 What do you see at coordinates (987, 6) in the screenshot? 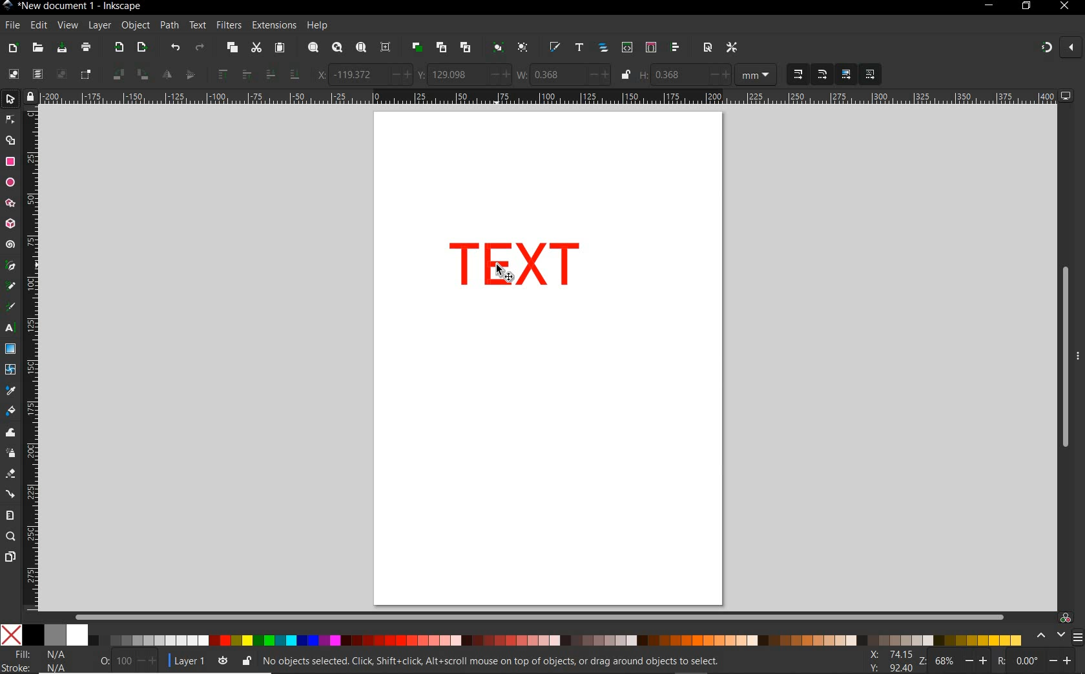
I see `MINIMIZE` at bounding box center [987, 6].